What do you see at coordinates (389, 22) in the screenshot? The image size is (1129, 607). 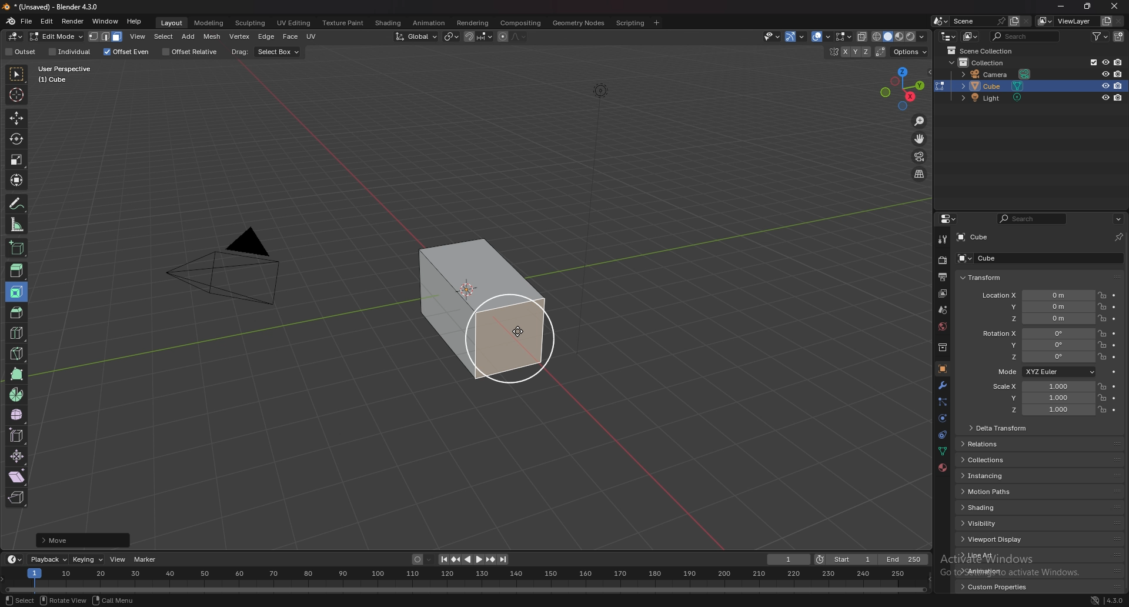 I see `shading` at bounding box center [389, 22].